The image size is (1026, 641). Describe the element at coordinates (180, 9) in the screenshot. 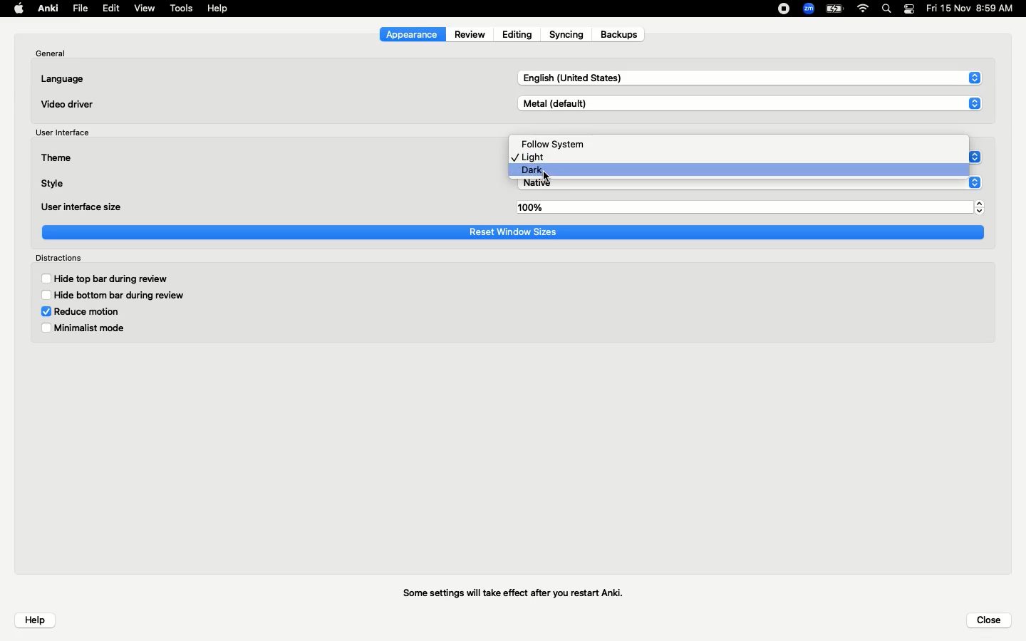

I see `Tools` at that location.